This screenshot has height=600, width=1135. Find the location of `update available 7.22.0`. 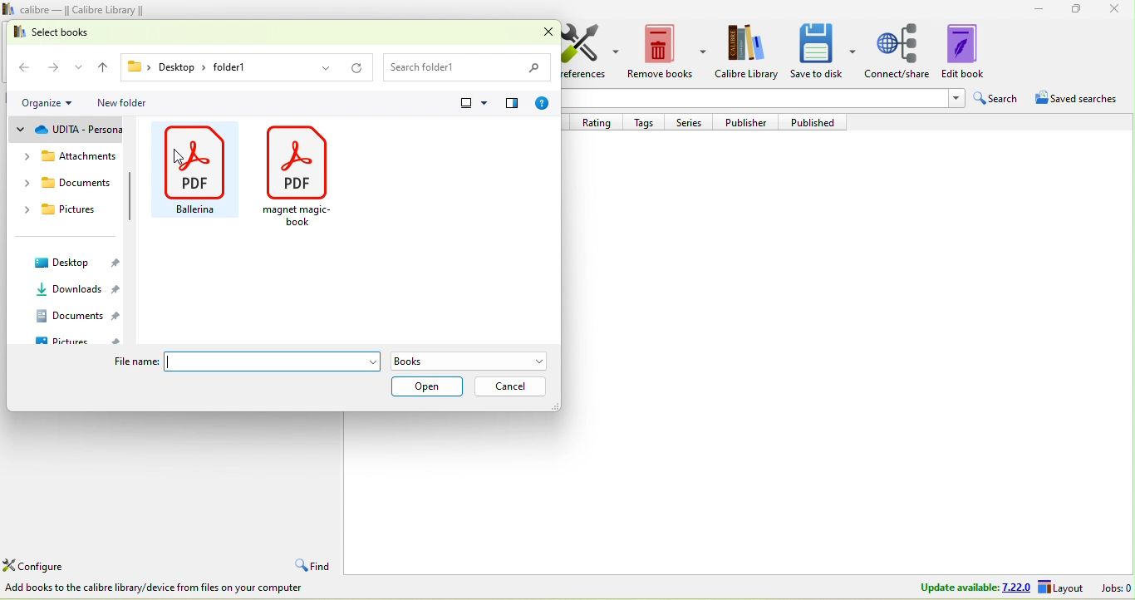

update available 7.22.0 is located at coordinates (973, 588).